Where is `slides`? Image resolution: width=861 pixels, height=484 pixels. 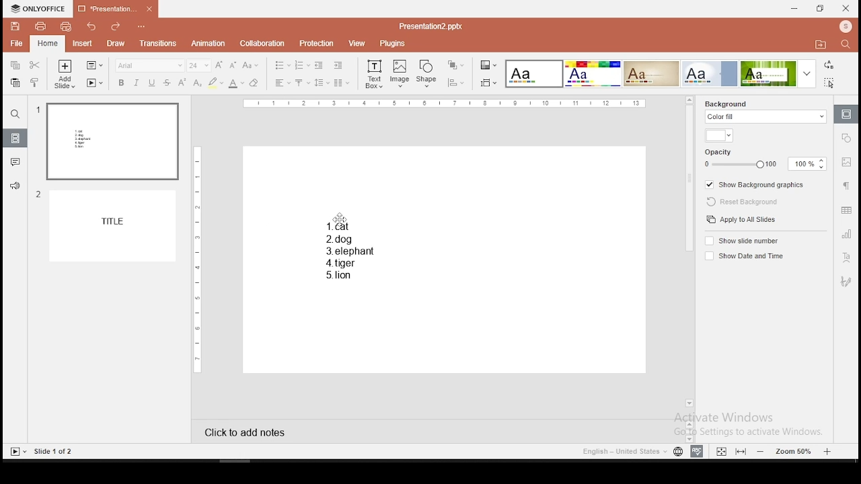
slides is located at coordinates (15, 138).